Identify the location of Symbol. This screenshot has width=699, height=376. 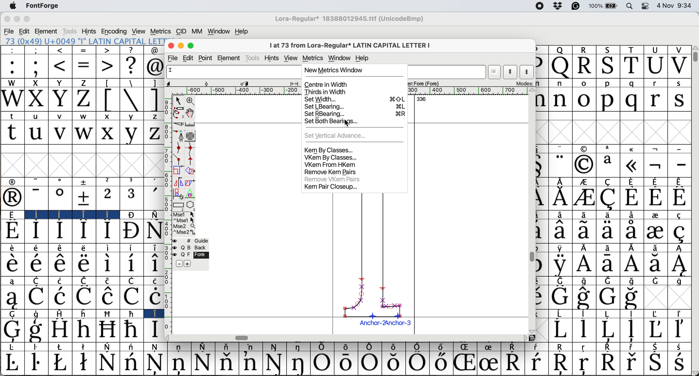
(587, 281).